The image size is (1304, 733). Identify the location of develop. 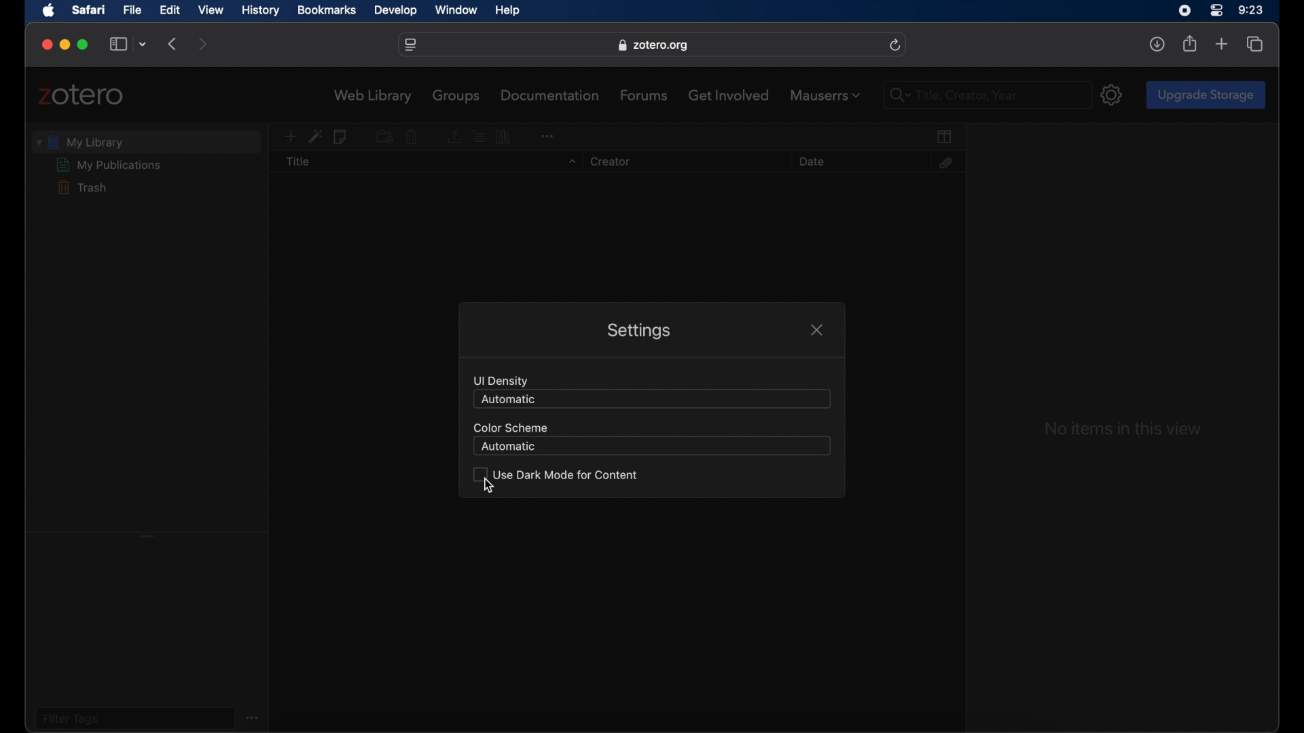
(396, 11).